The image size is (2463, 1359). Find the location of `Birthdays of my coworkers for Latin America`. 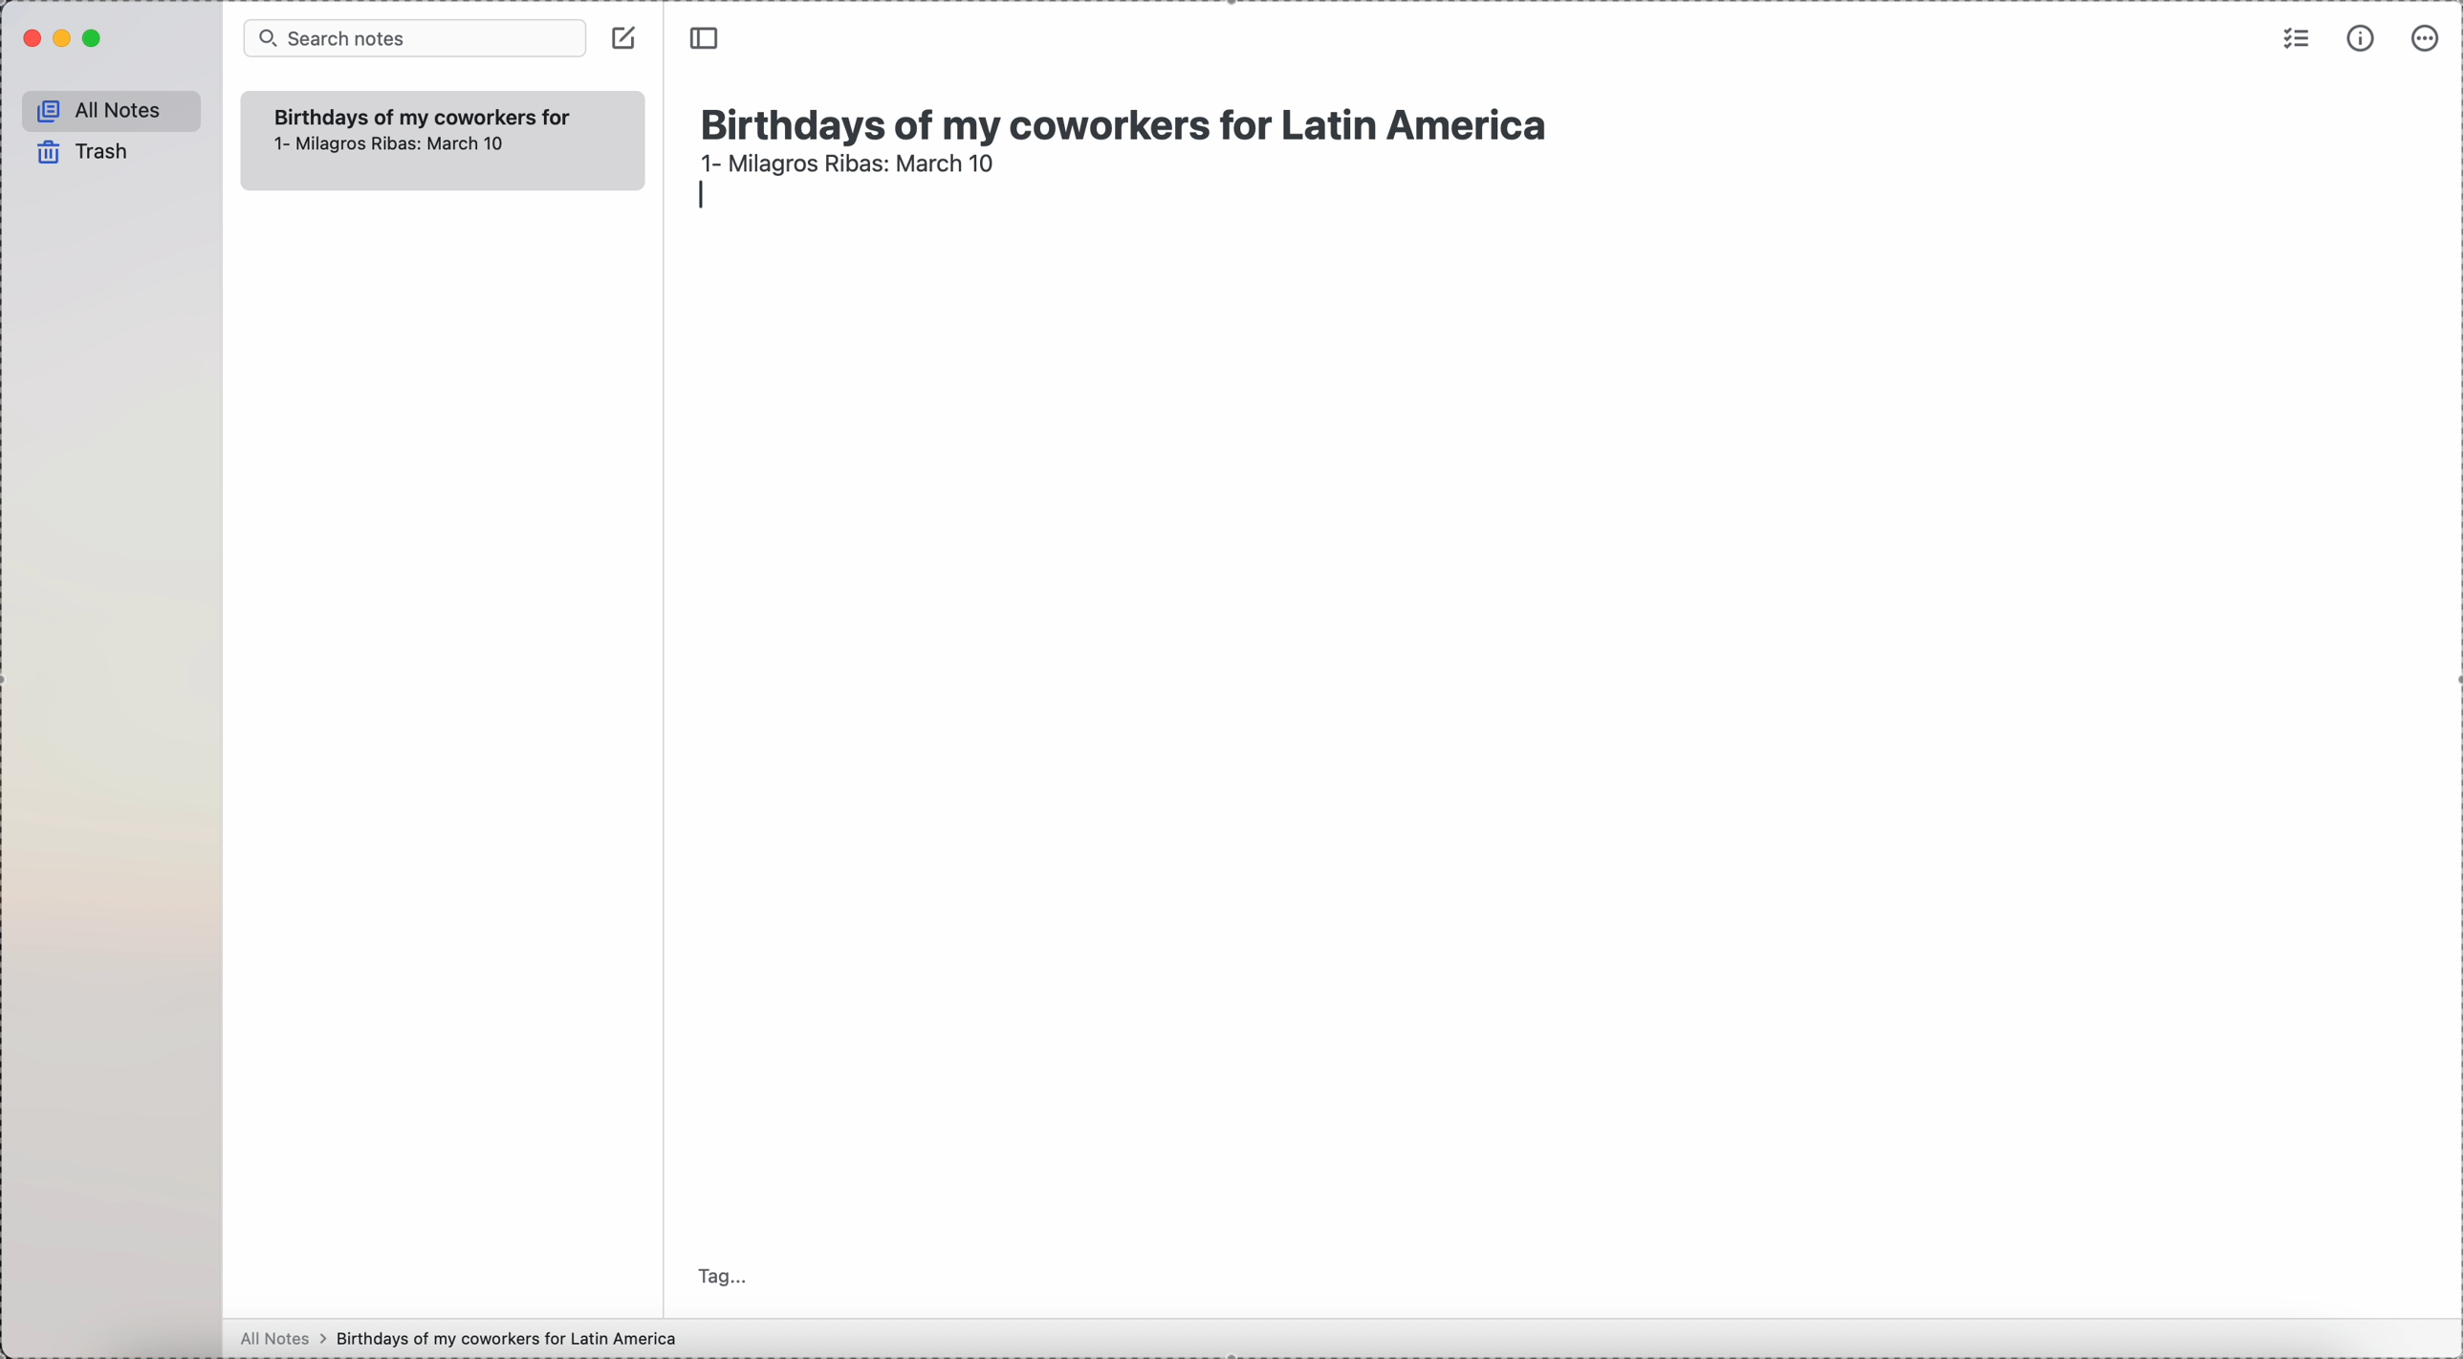

Birthdays of my coworkers for Latin America is located at coordinates (1133, 118).